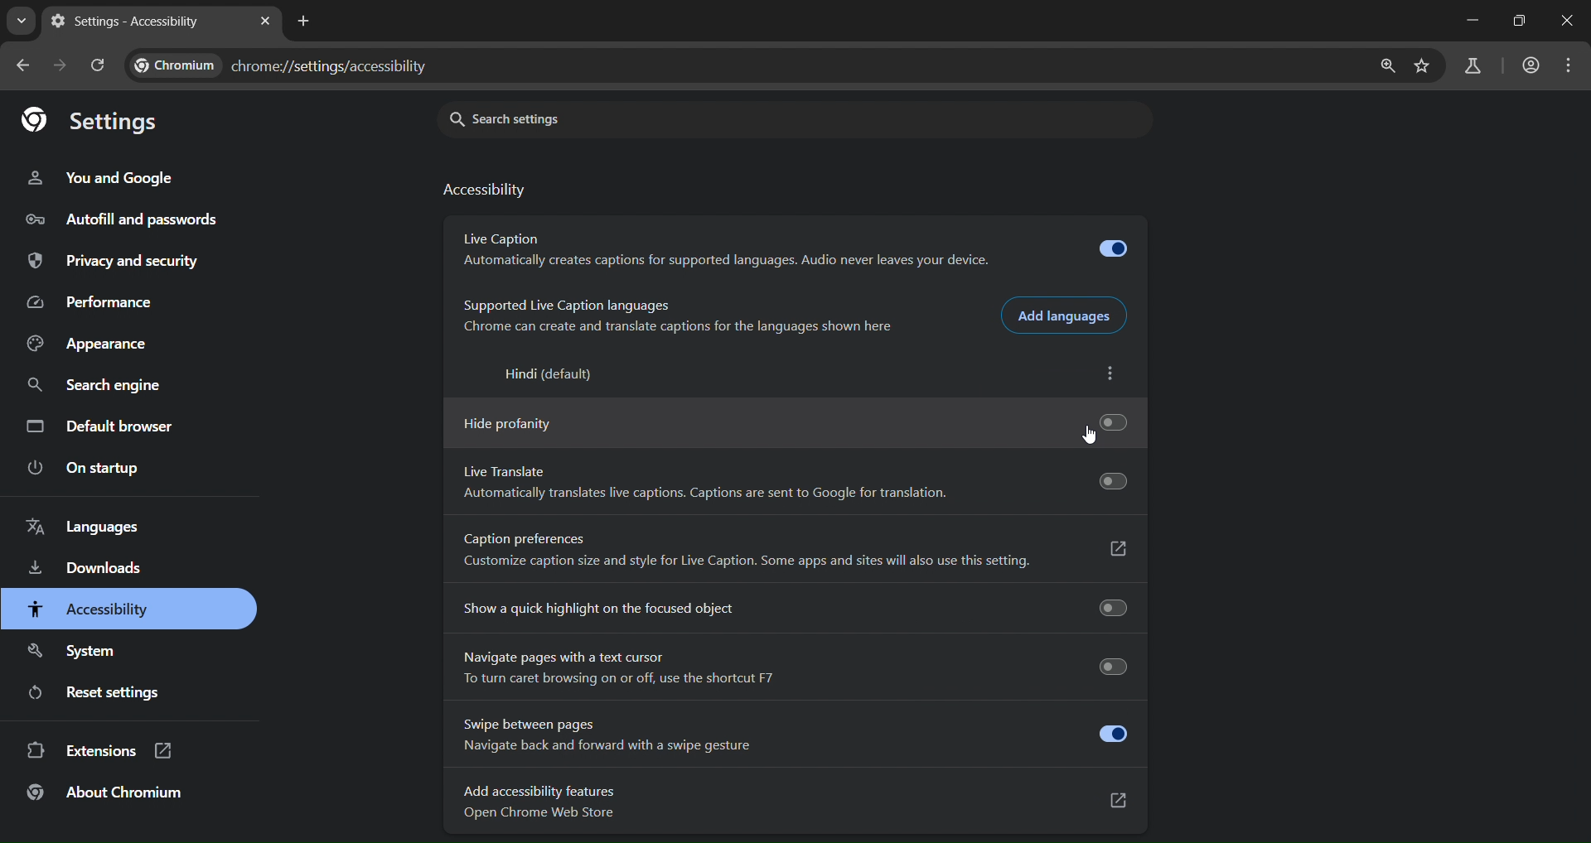 This screenshot has height=843, width=1591. I want to click on system, so click(78, 650).